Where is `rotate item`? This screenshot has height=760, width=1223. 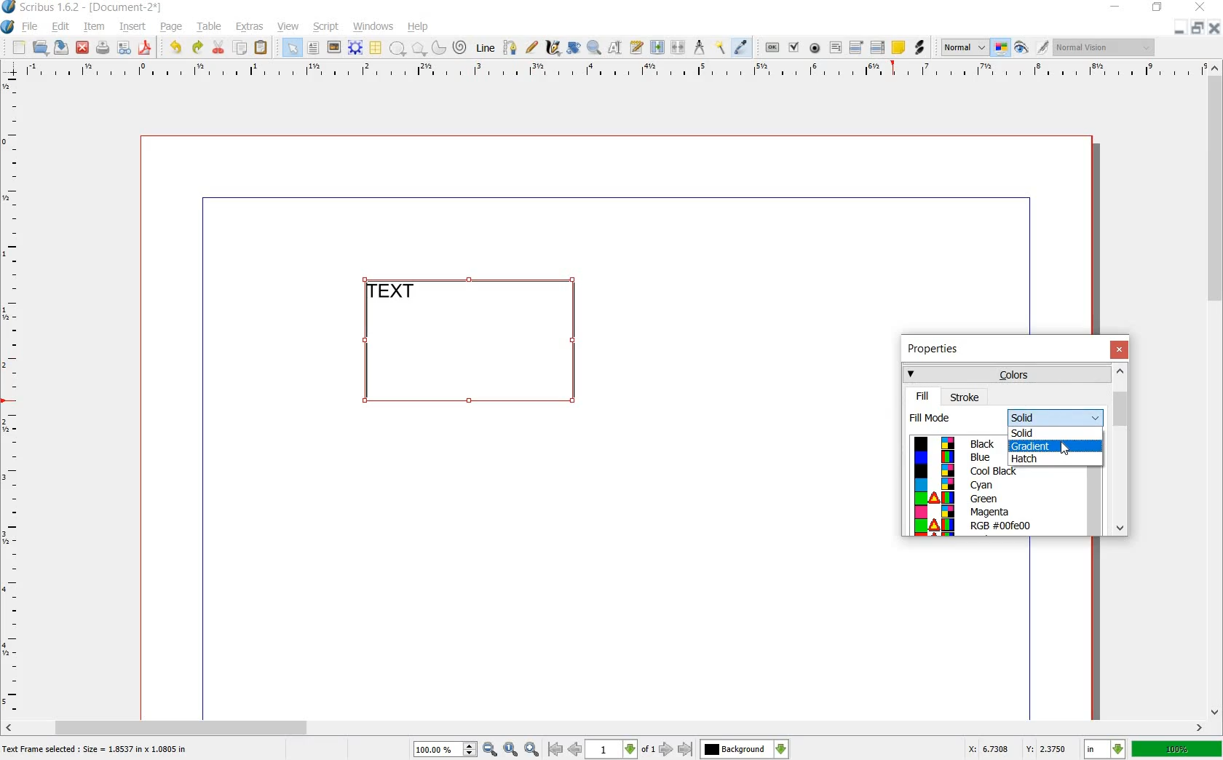 rotate item is located at coordinates (574, 48).